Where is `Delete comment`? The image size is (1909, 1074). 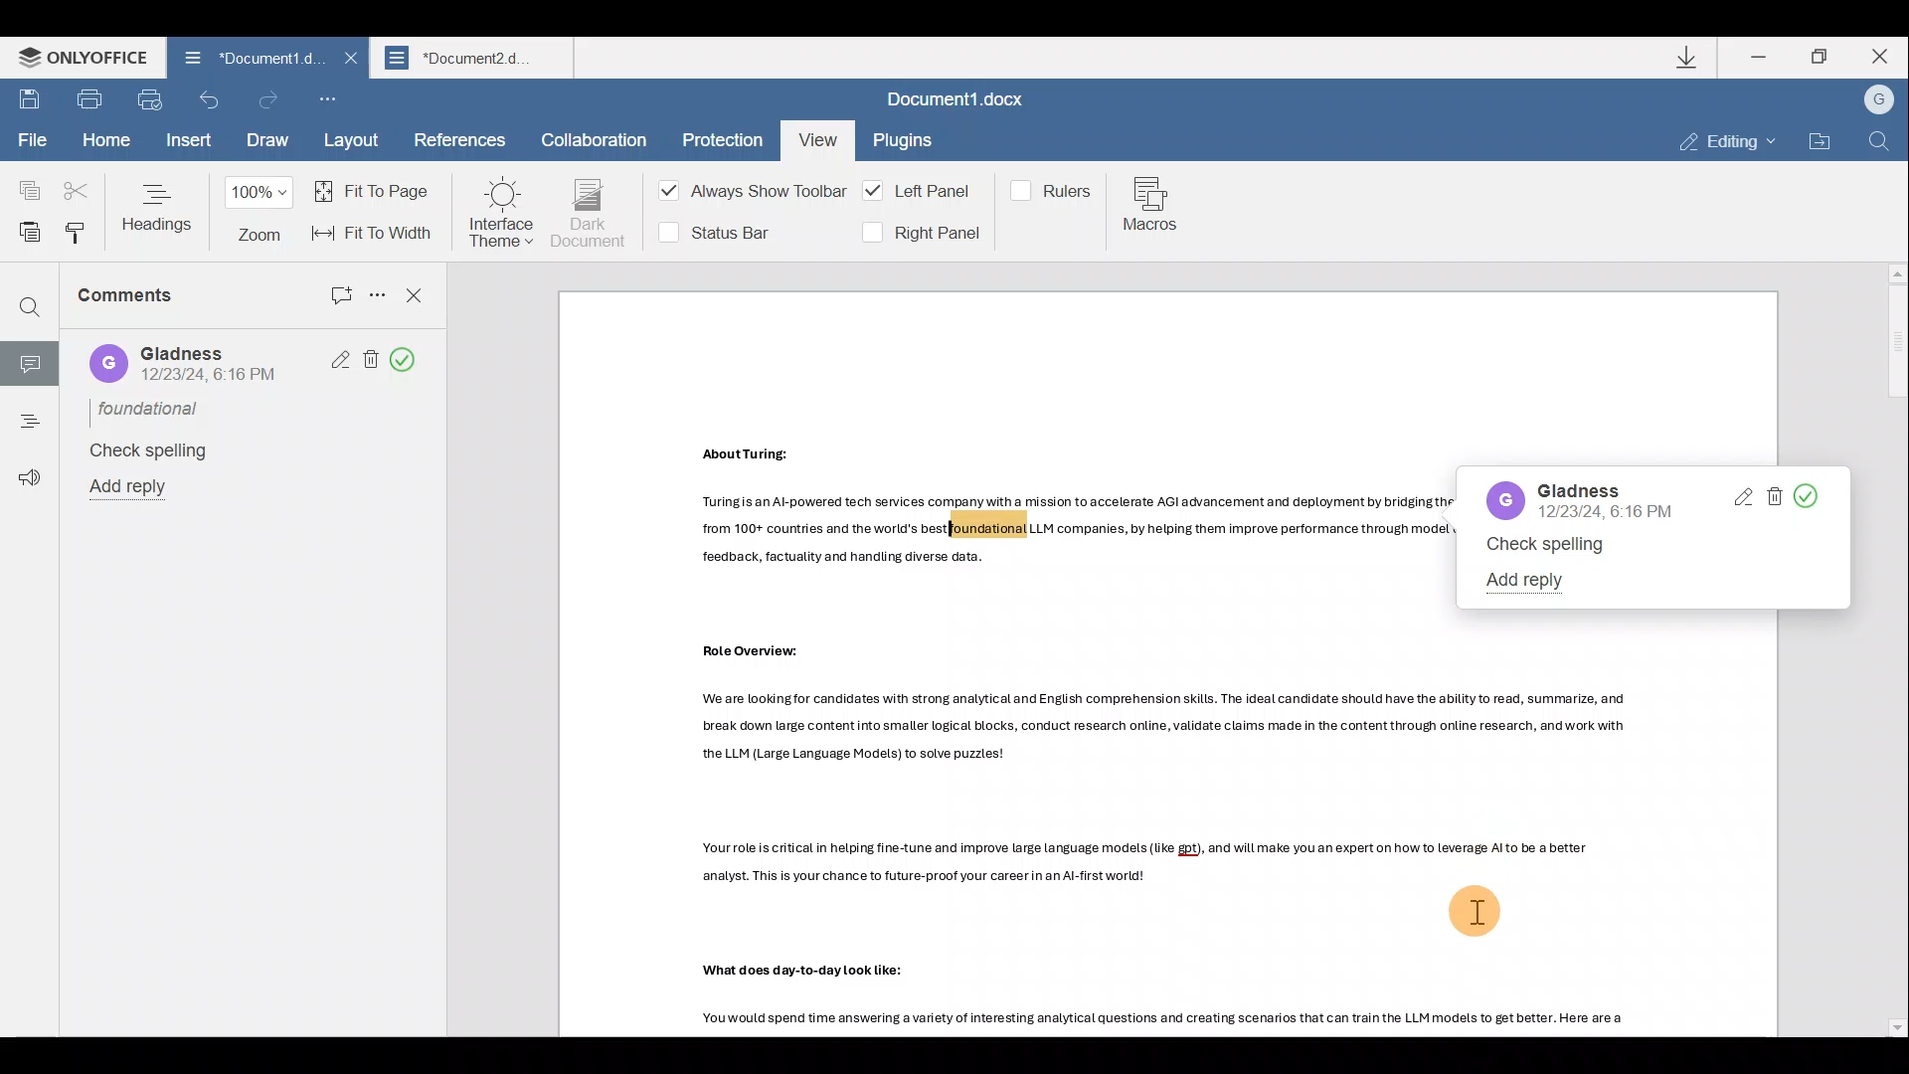
Delete comment is located at coordinates (370, 358).